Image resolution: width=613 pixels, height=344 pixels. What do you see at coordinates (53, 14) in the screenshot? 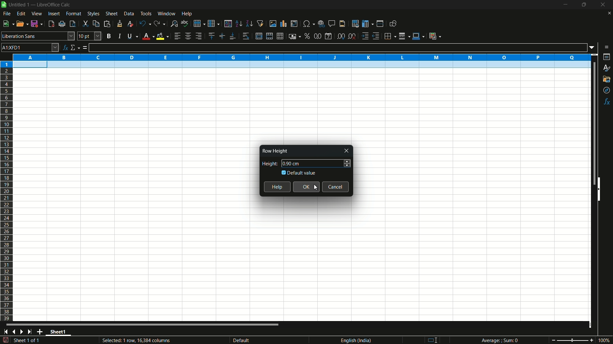
I see `insert menu` at bounding box center [53, 14].